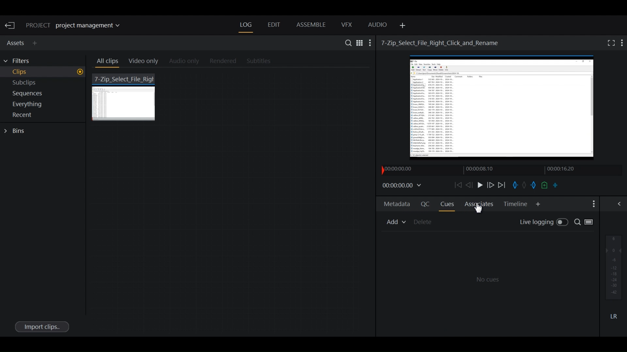 This screenshot has width=627, height=352. What do you see at coordinates (503, 109) in the screenshot?
I see `Media Viewer` at bounding box center [503, 109].